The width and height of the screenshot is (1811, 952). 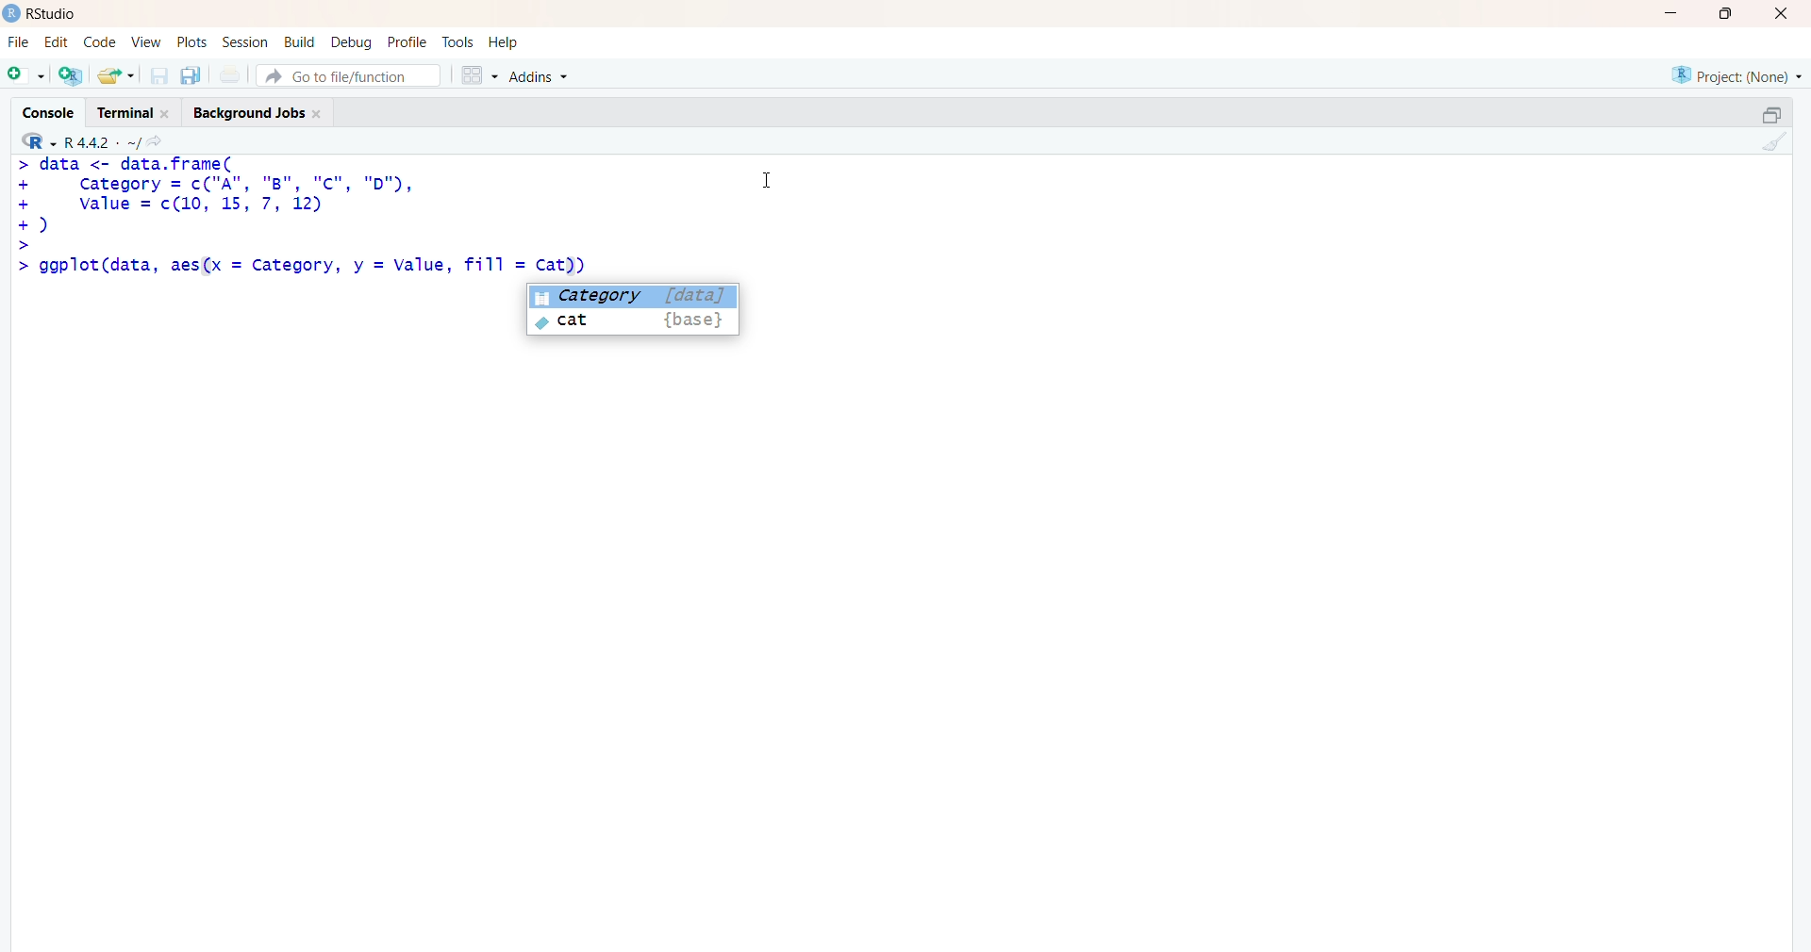 What do you see at coordinates (307, 217) in the screenshot?
I see `code - > data <- data.frame(Category = c("A", "8B", "c", "D"),value = c(10, 15, 7, 12)) ggplot(data)` at bounding box center [307, 217].